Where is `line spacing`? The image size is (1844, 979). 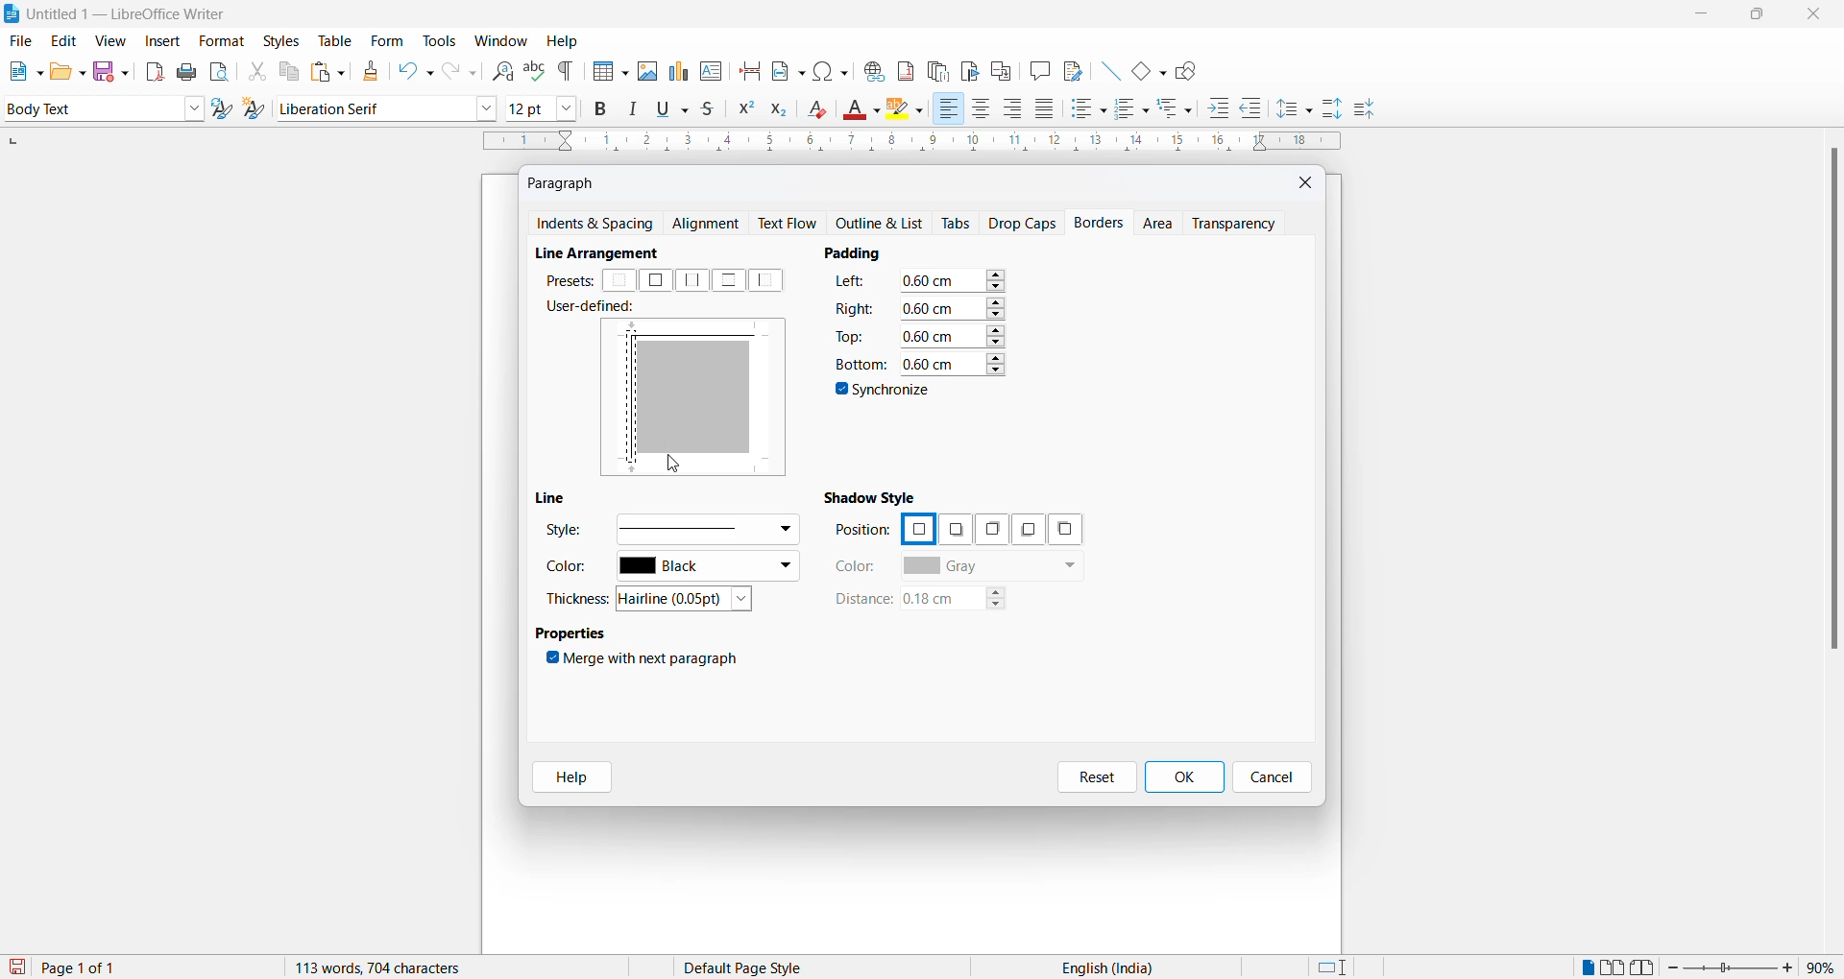 line spacing is located at coordinates (1298, 109).